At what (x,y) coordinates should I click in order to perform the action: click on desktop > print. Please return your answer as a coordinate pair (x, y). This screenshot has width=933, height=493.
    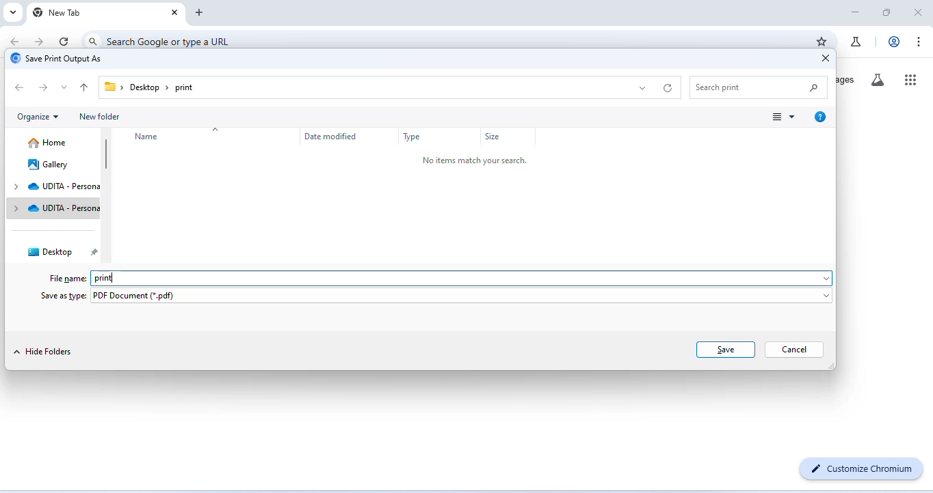
    Looking at the image, I should click on (150, 87).